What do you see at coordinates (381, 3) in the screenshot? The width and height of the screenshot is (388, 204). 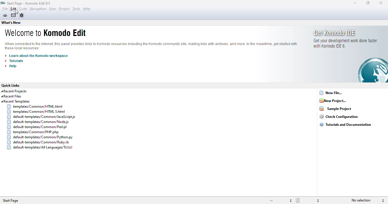 I see `close` at bounding box center [381, 3].